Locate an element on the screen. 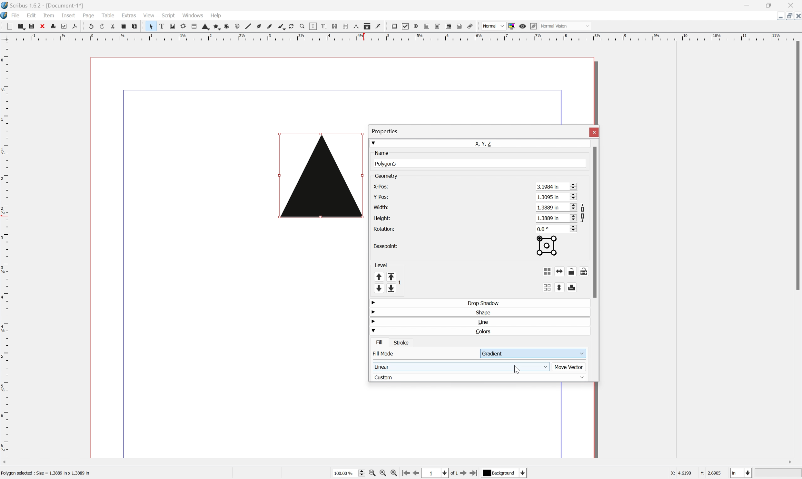  X: 4.6190 is located at coordinates (679, 474).